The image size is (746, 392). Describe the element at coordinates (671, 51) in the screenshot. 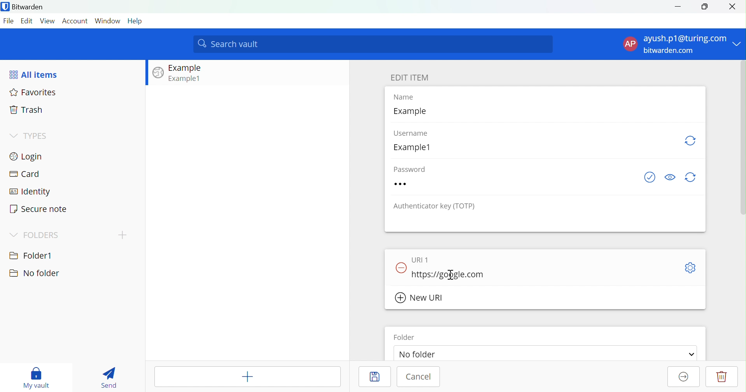

I see `bitwarden.com` at that location.